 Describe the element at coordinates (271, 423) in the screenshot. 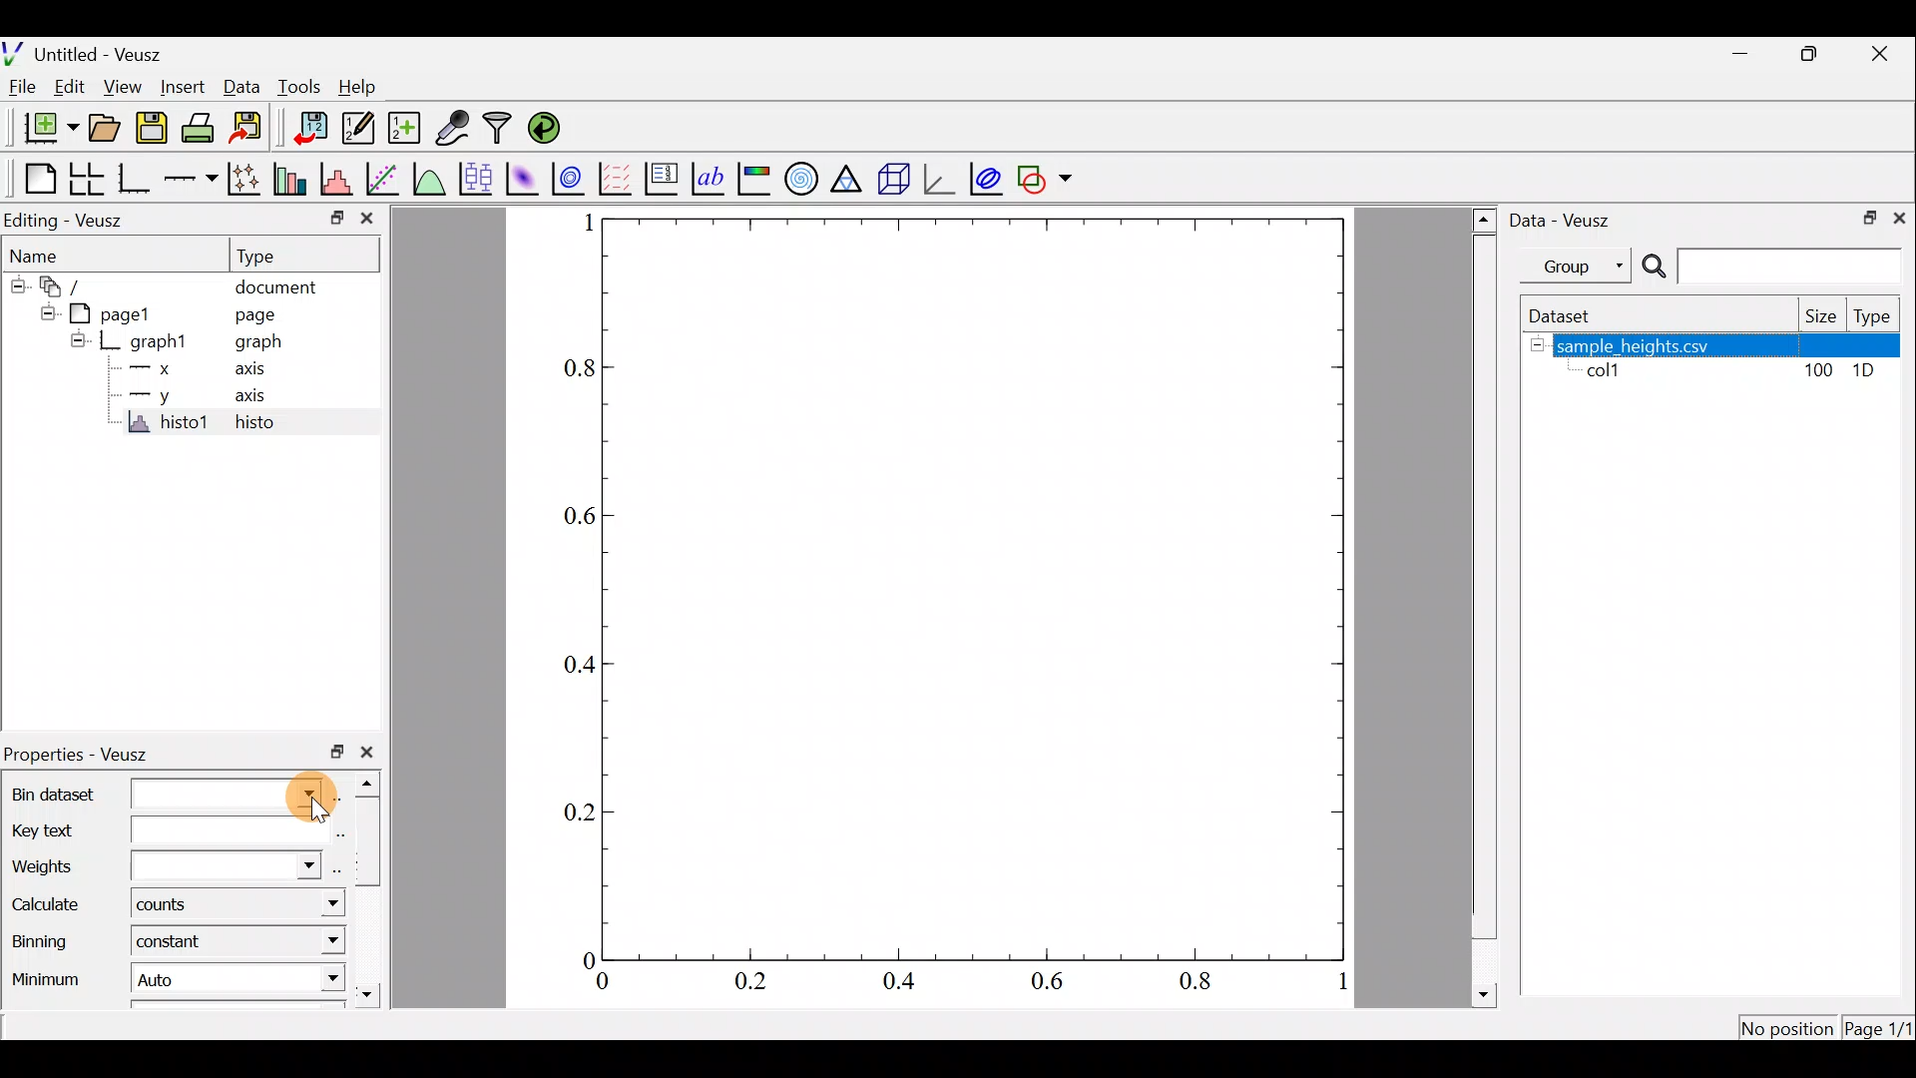

I see `histo` at that location.